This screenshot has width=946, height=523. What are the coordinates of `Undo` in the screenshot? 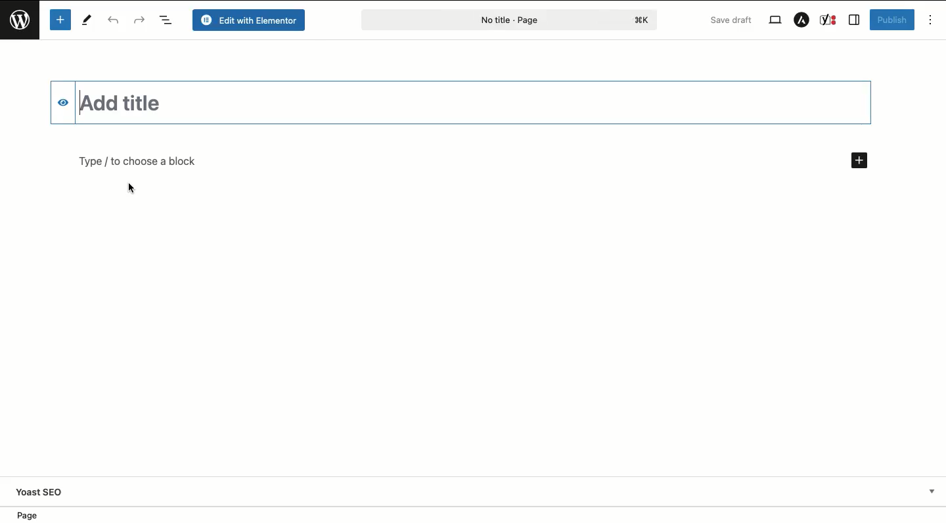 It's located at (114, 22).